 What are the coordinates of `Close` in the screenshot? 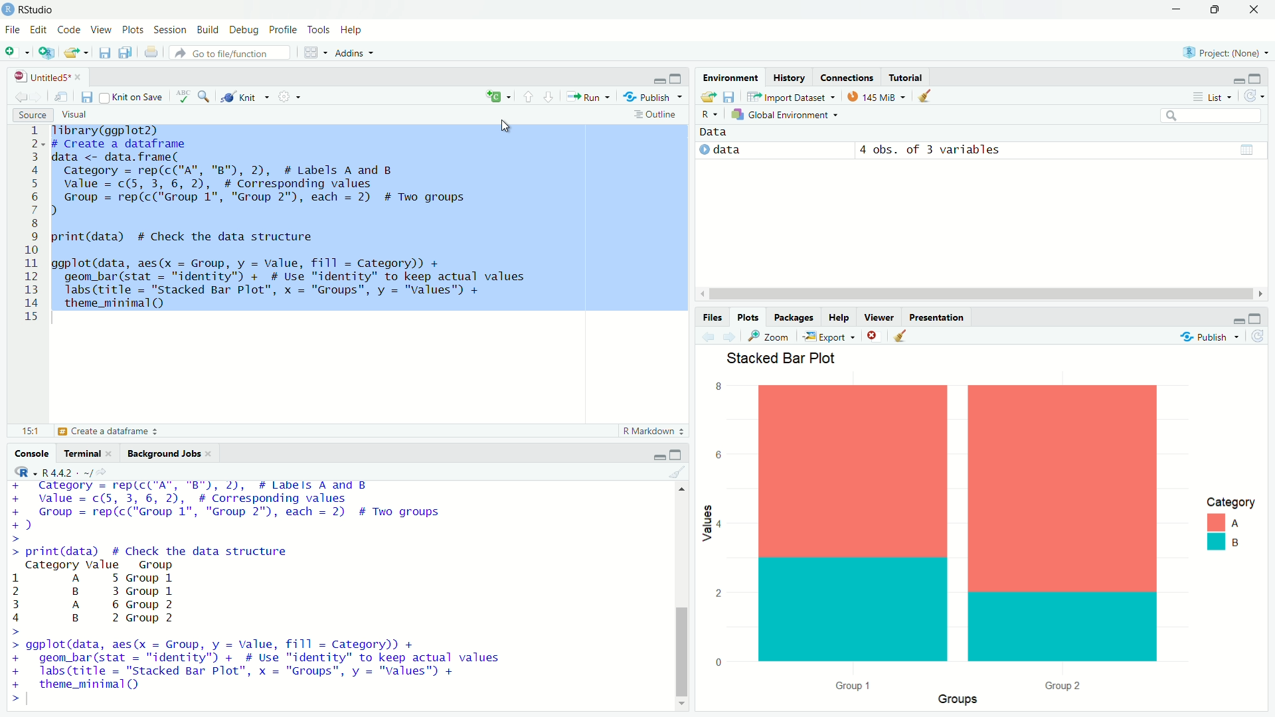 It's located at (875, 336).